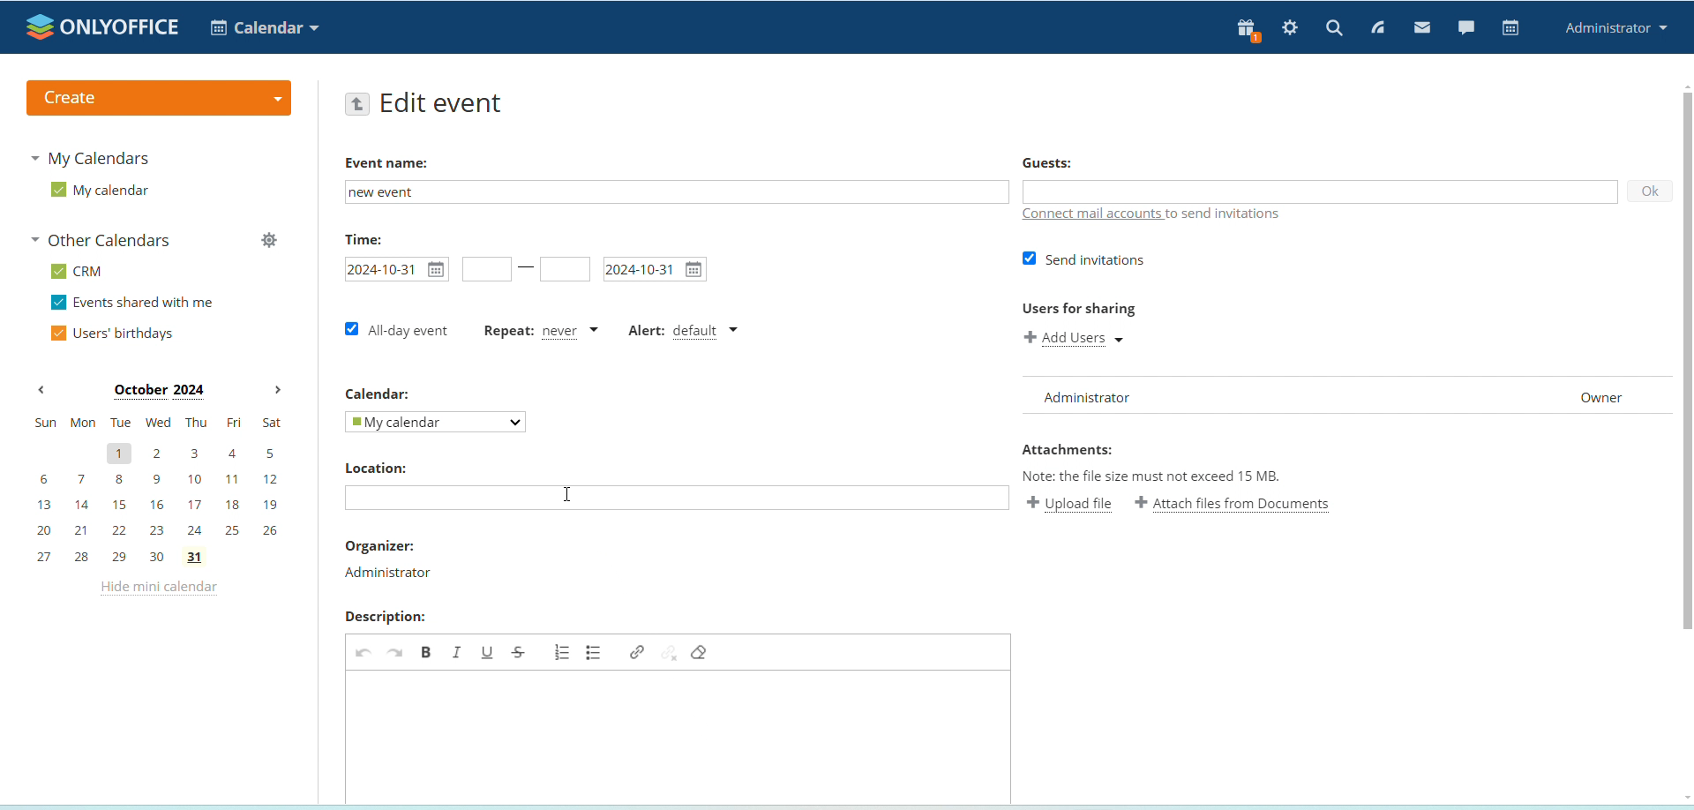 Image resolution: width=1694 pixels, height=810 pixels. I want to click on strikethrough, so click(519, 652).